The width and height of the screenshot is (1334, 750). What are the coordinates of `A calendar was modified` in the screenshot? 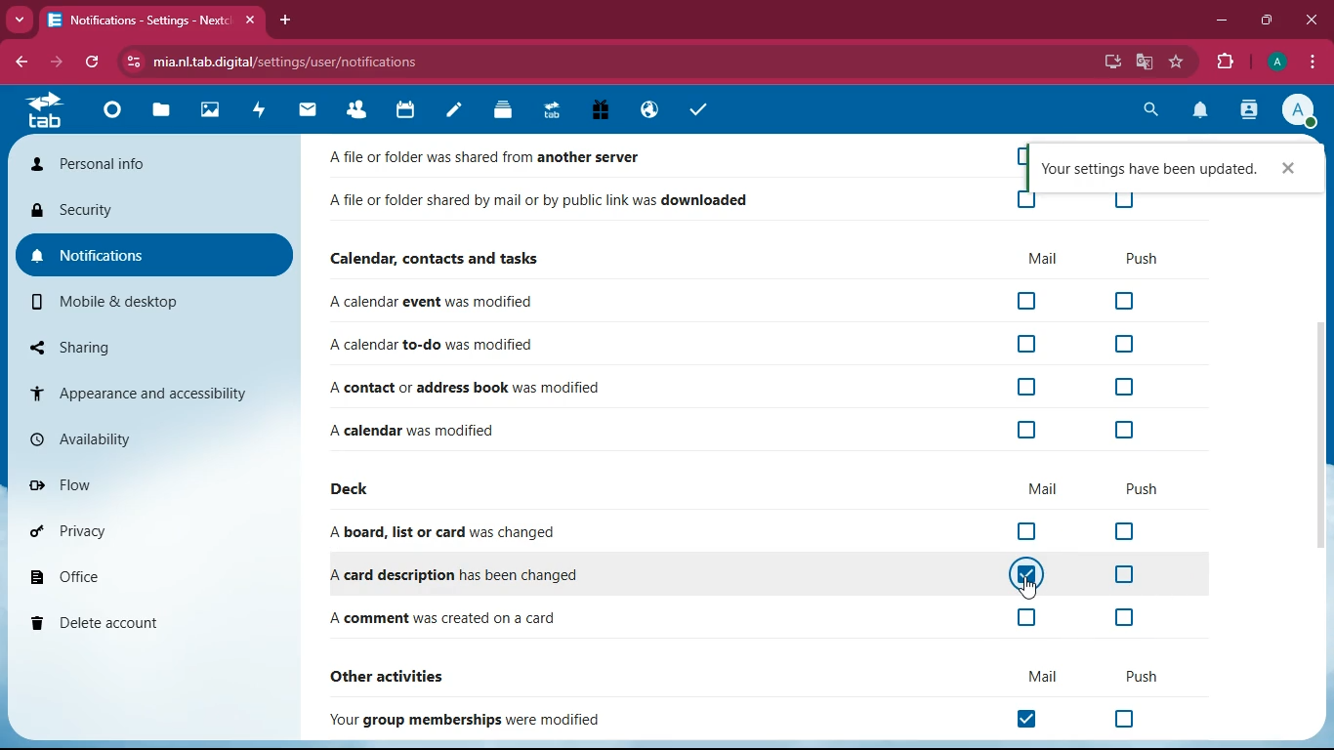 It's located at (435, 428).